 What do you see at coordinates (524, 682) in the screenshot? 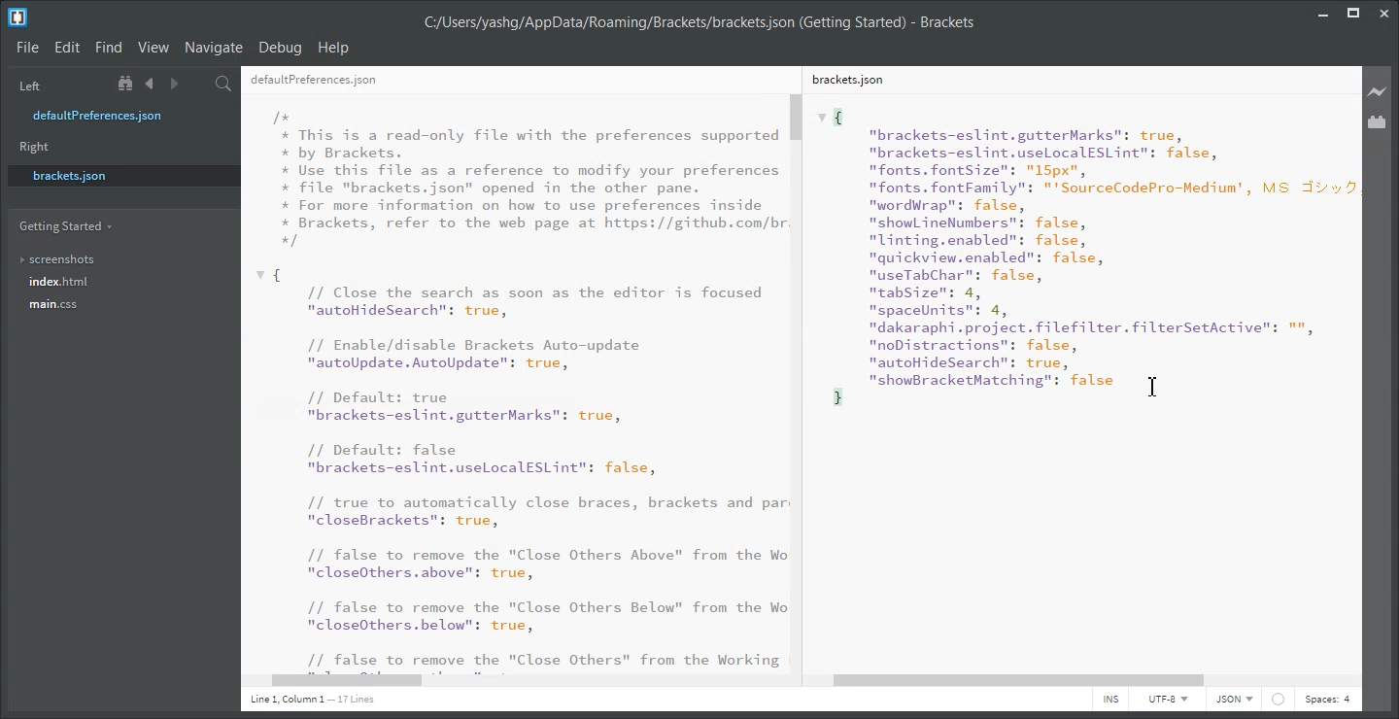
I see `Horizontal Scroll Bar` at bounding box center [524, 682].